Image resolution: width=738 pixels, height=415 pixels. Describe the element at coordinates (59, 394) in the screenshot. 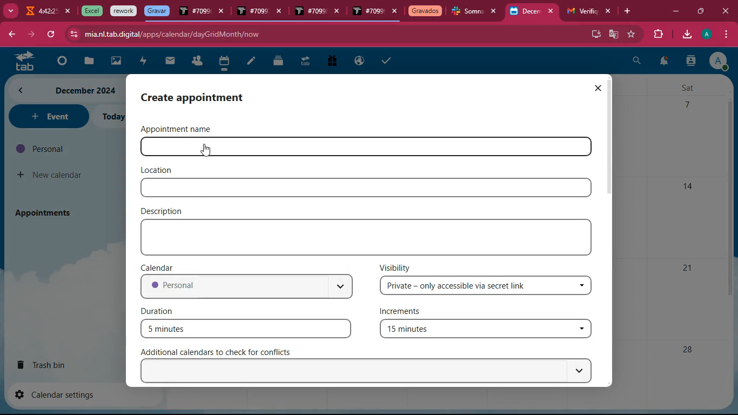

I see `calendar settings` at that location.